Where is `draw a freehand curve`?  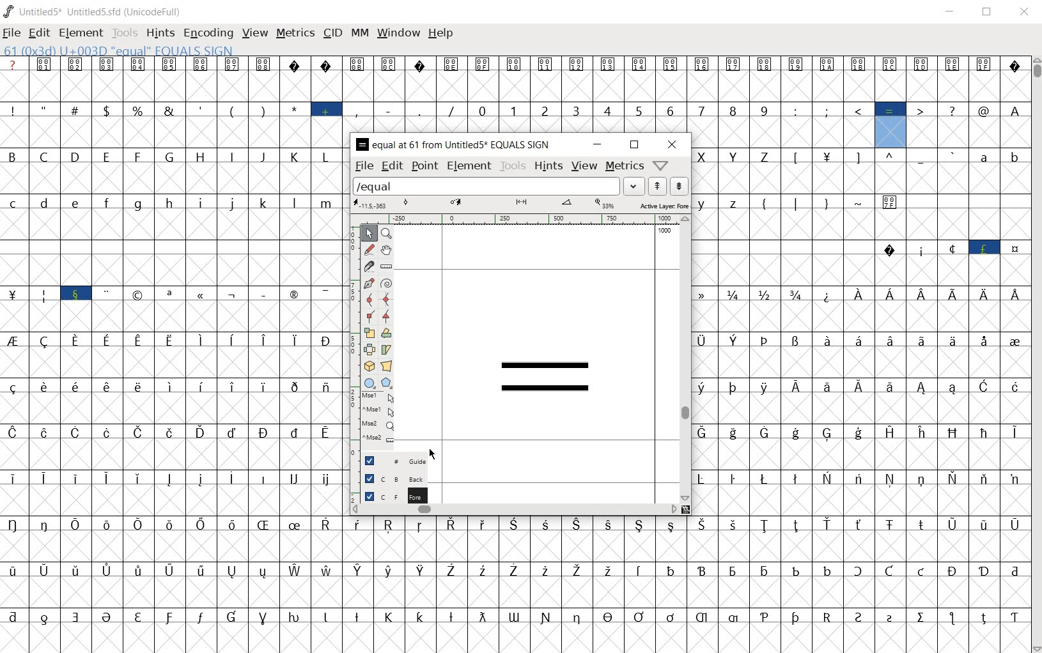 draw a freehand curve is located at coordinates (368, 249).